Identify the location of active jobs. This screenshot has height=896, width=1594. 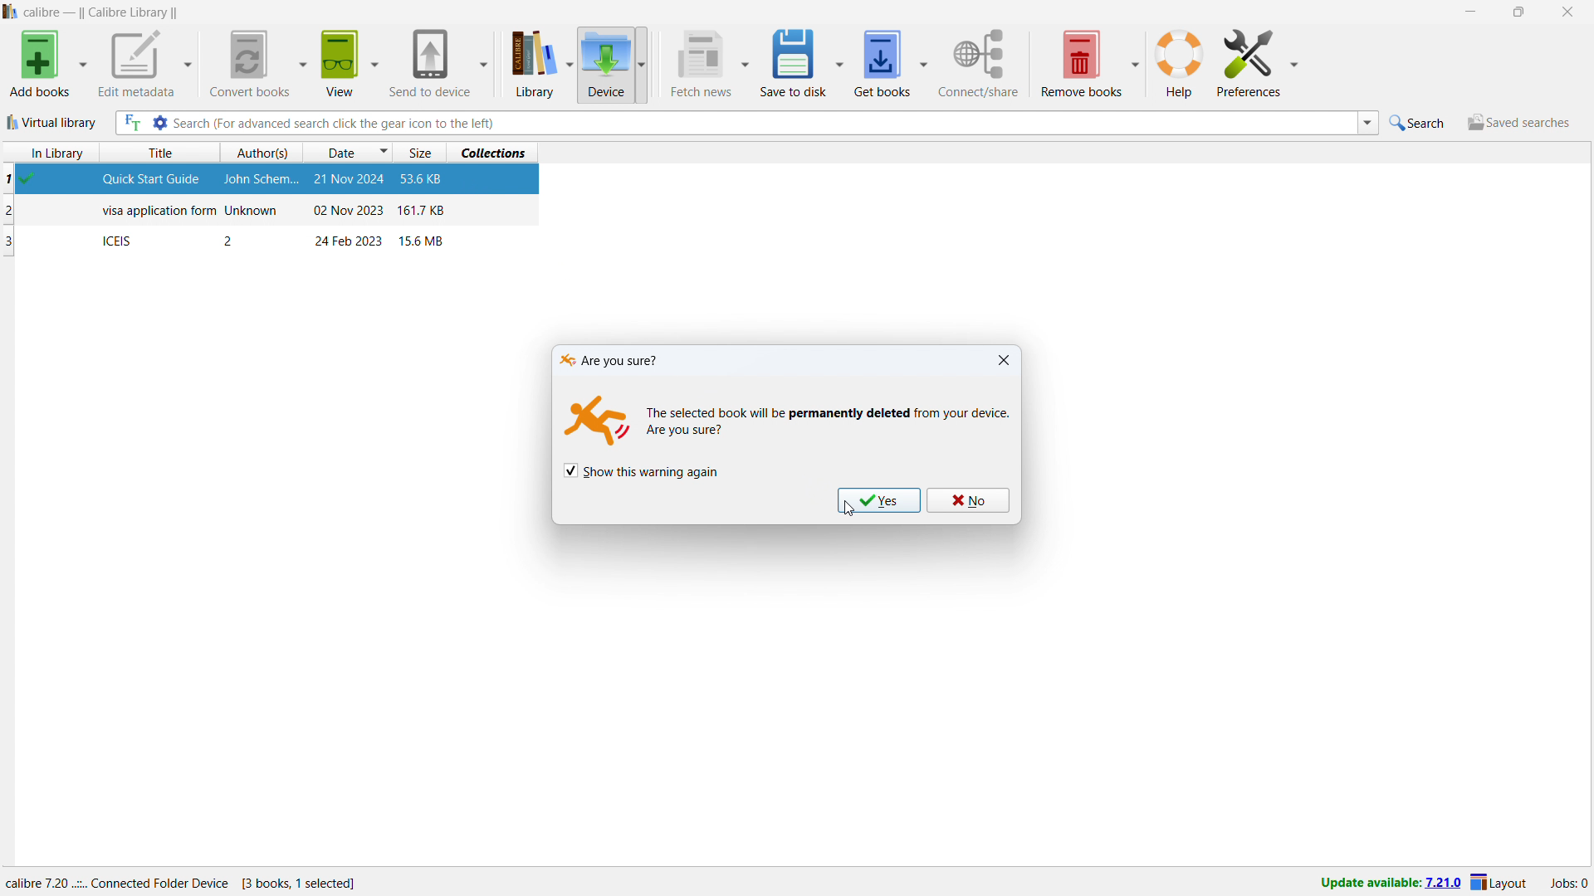
(1568, 885).